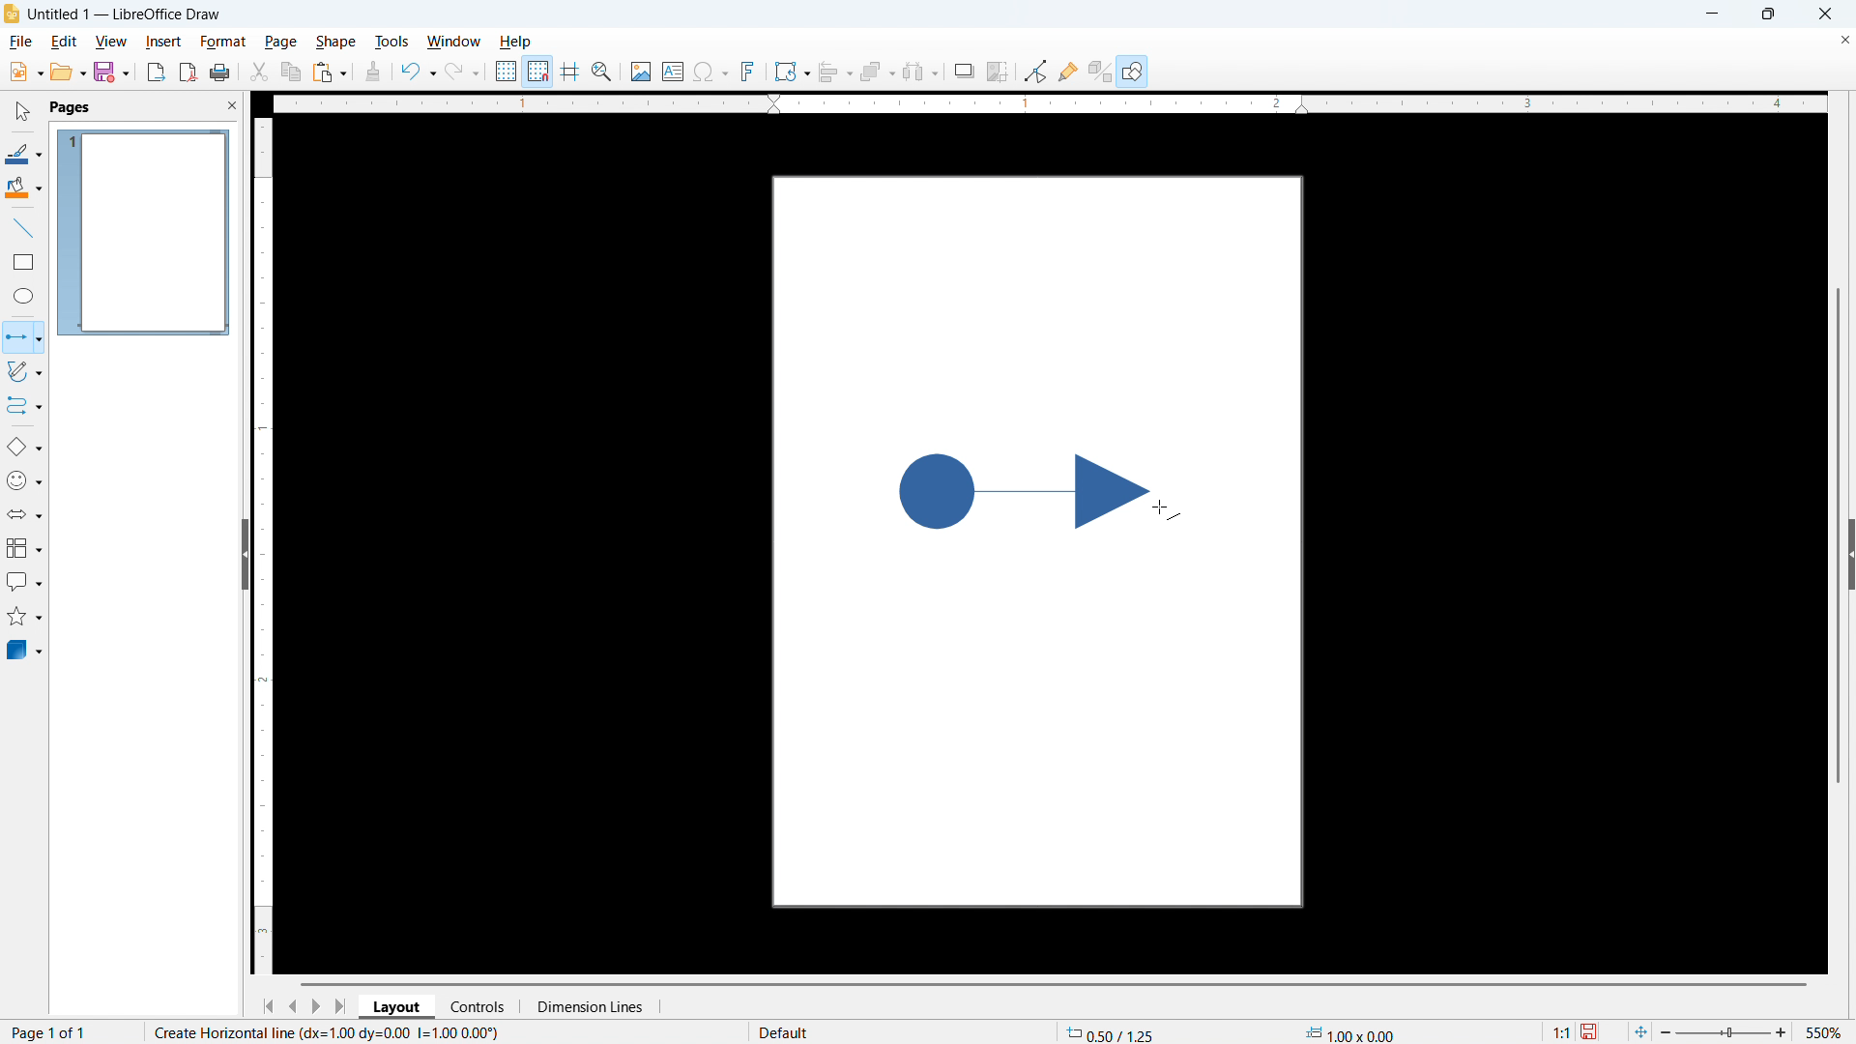 The image size is (1856, 1044). I want to click on save , so click(112, 71).